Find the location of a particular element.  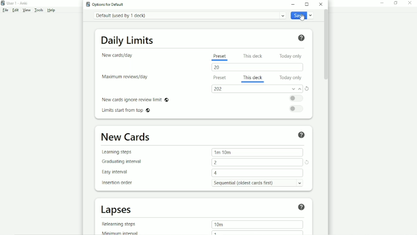

Restore down is located at coordinates (395, 3).